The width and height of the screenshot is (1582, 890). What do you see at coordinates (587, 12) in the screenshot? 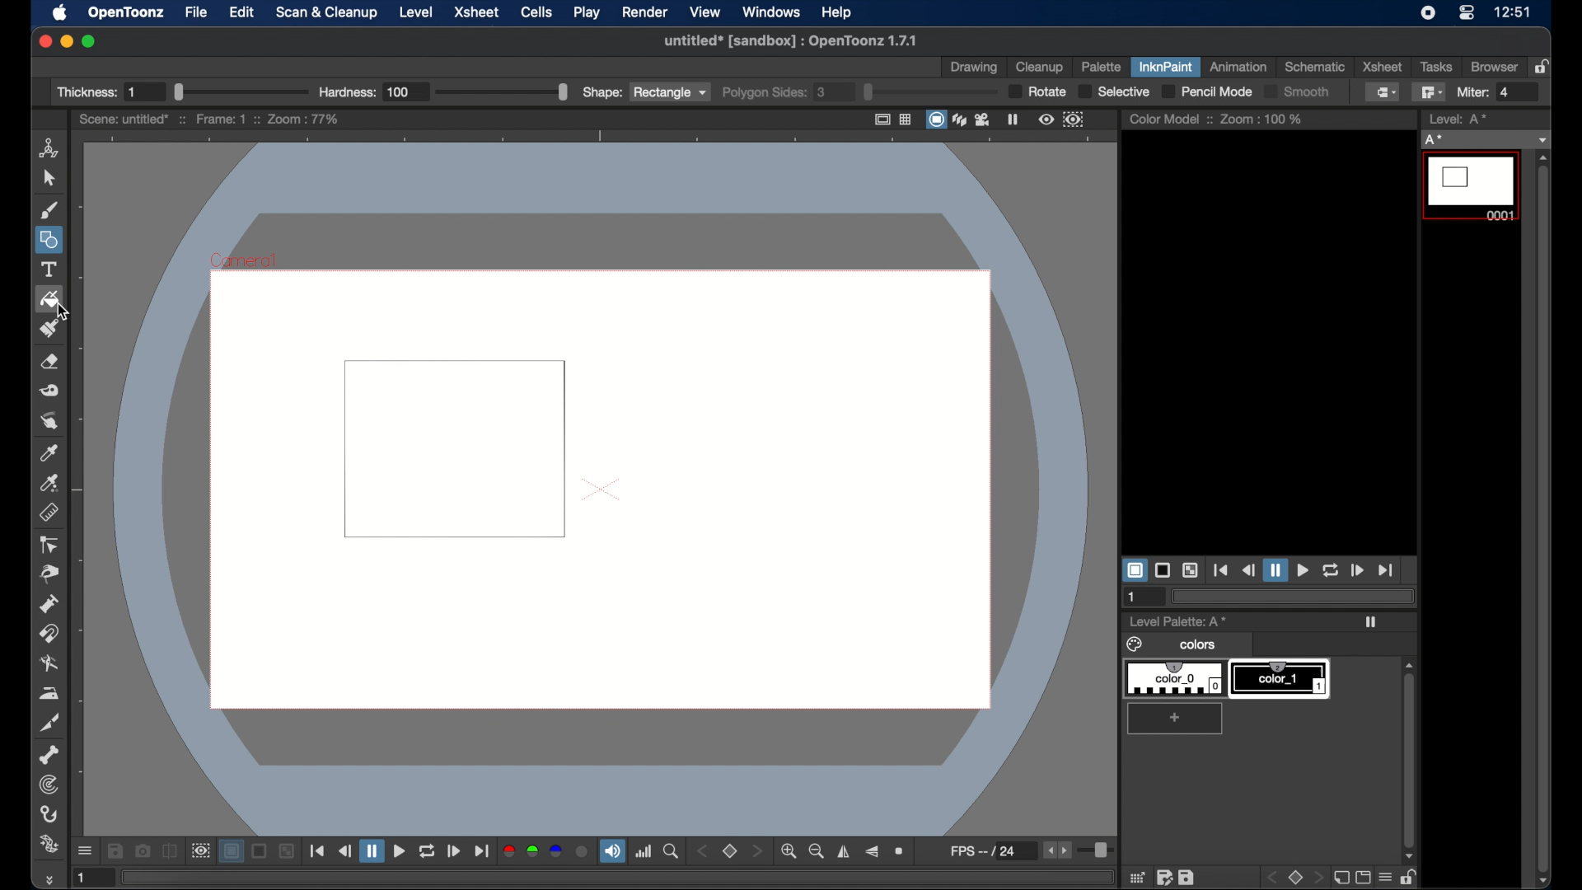
I see `play` at bounding box center [587, 12].